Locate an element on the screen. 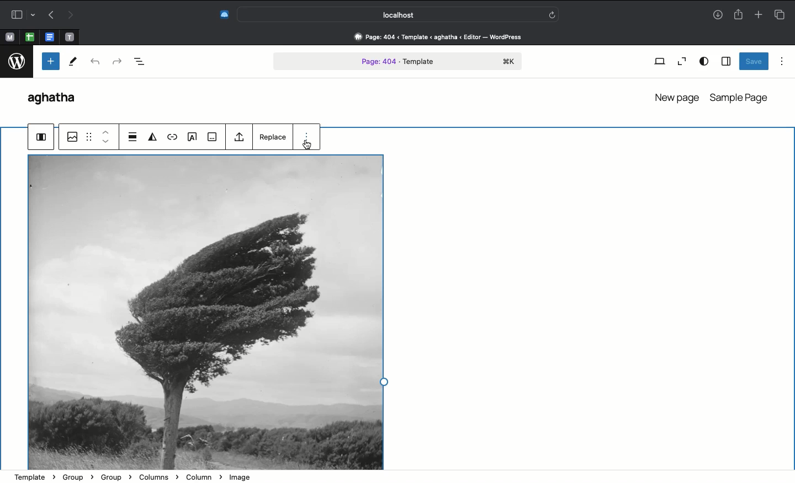 This screenshot has height=483, width=795. Group is located at coordinates (41, 138).